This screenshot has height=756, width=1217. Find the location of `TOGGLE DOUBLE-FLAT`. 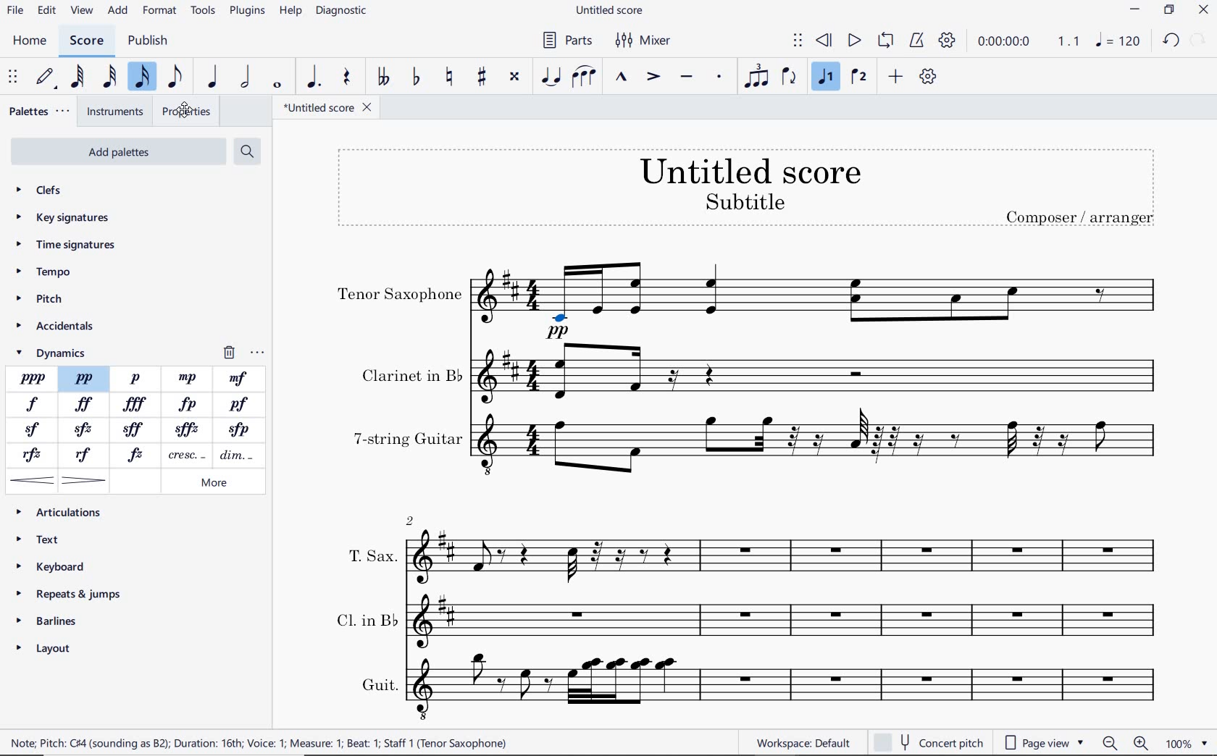

TOGGLE DOUBLE-FLAT is located at coordinates (385, 75).